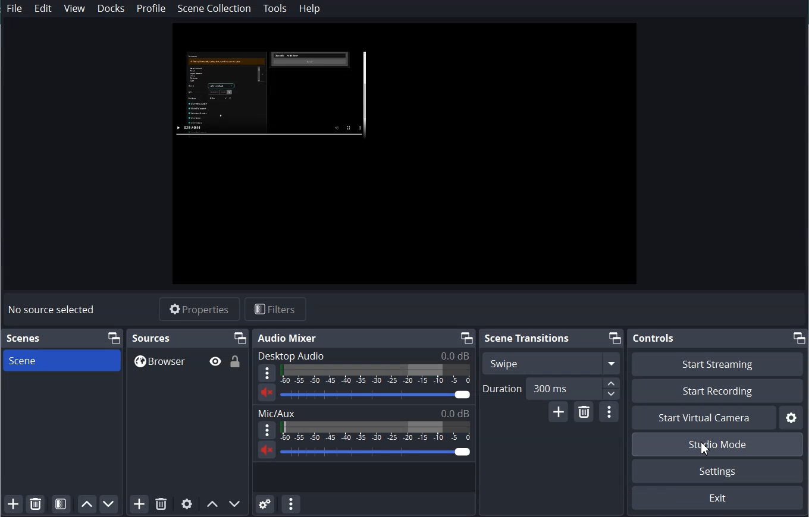 The width and height of the screenshot is (809, 517). What do you see at coordinates (61, 360) in the screenshot?
I see `Scene` at bounding box center [61, 360].